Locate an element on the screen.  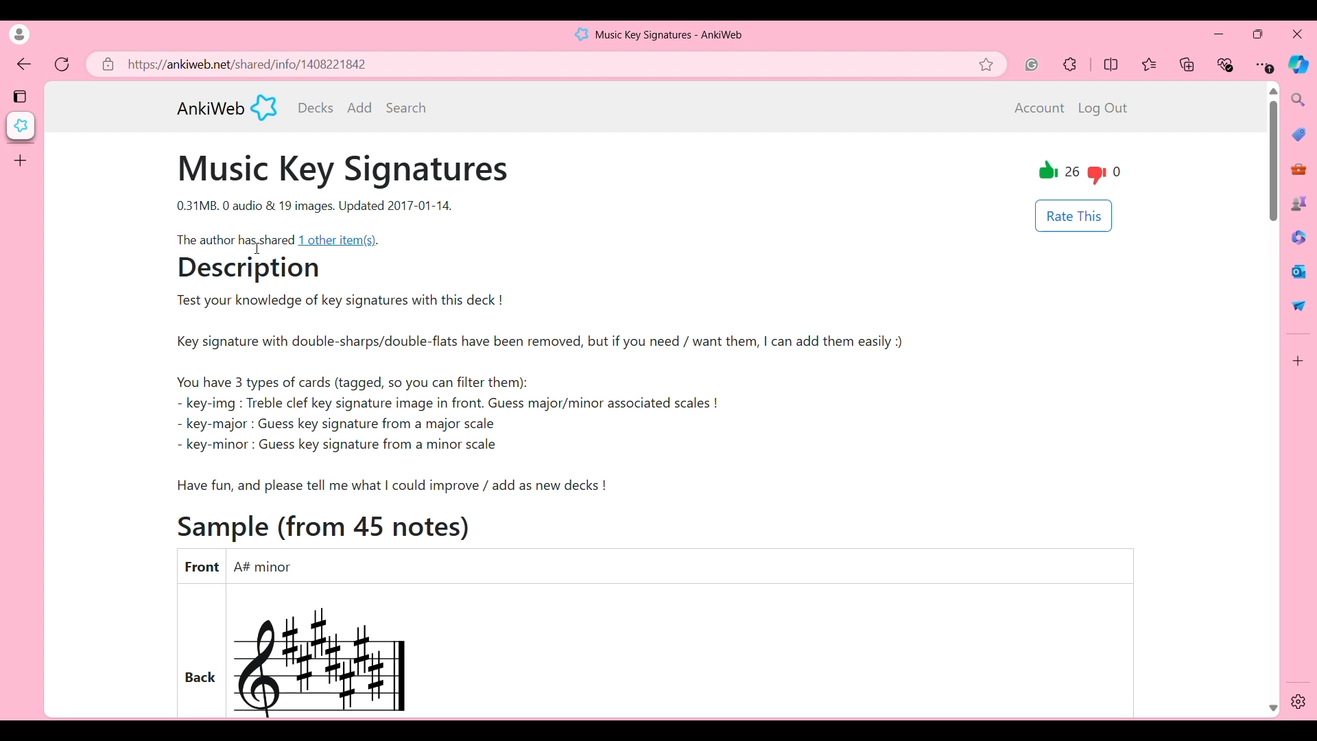
Front is located at coordinates (201, 565).